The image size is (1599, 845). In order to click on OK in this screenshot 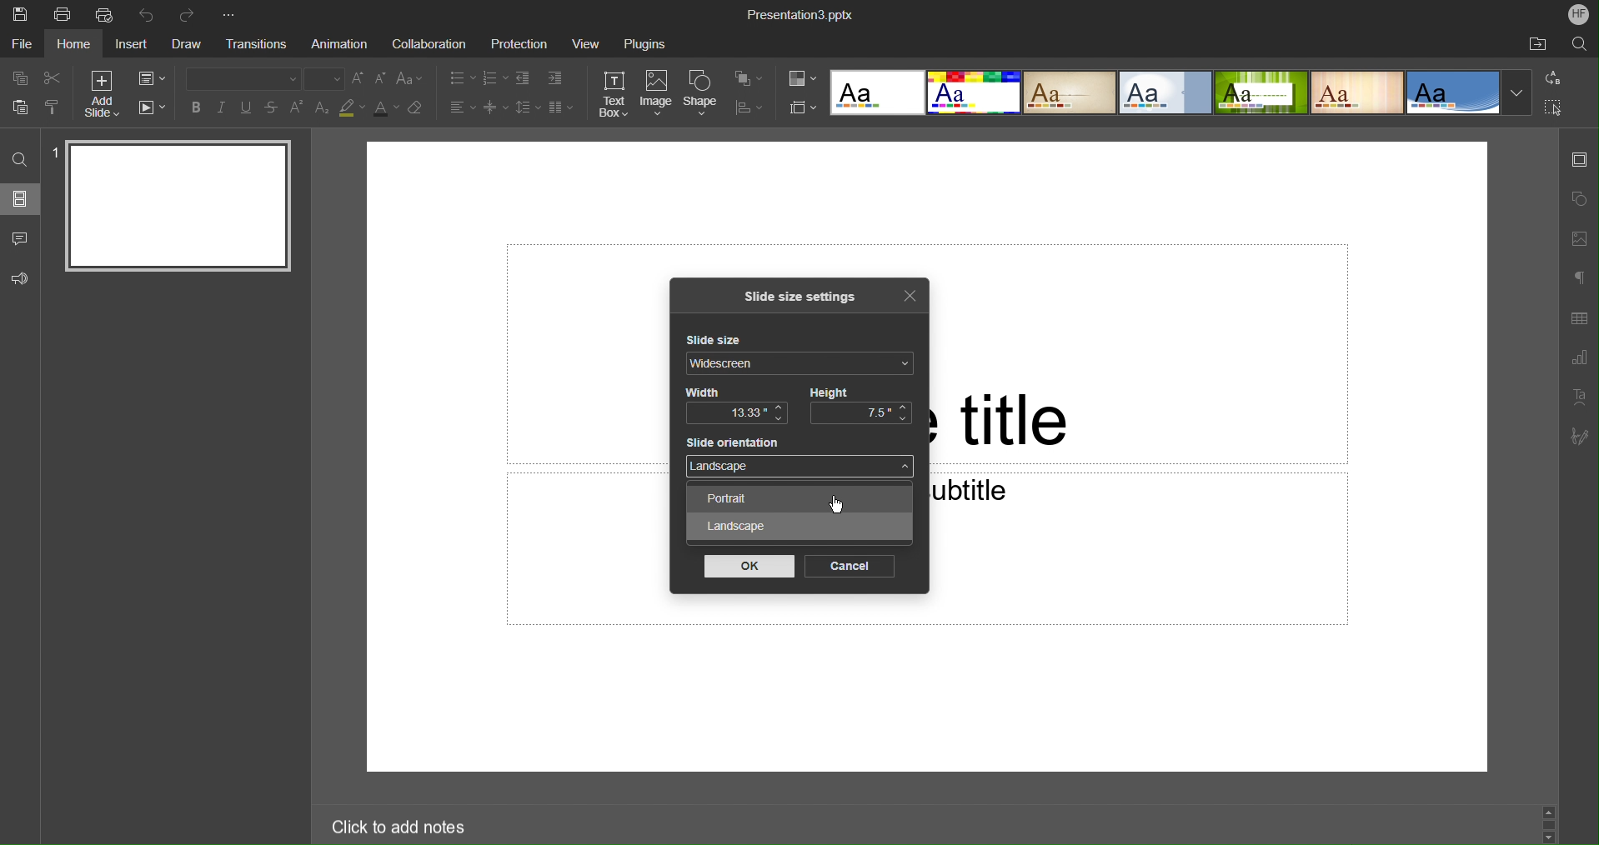, I will do `click(750, 566)`.